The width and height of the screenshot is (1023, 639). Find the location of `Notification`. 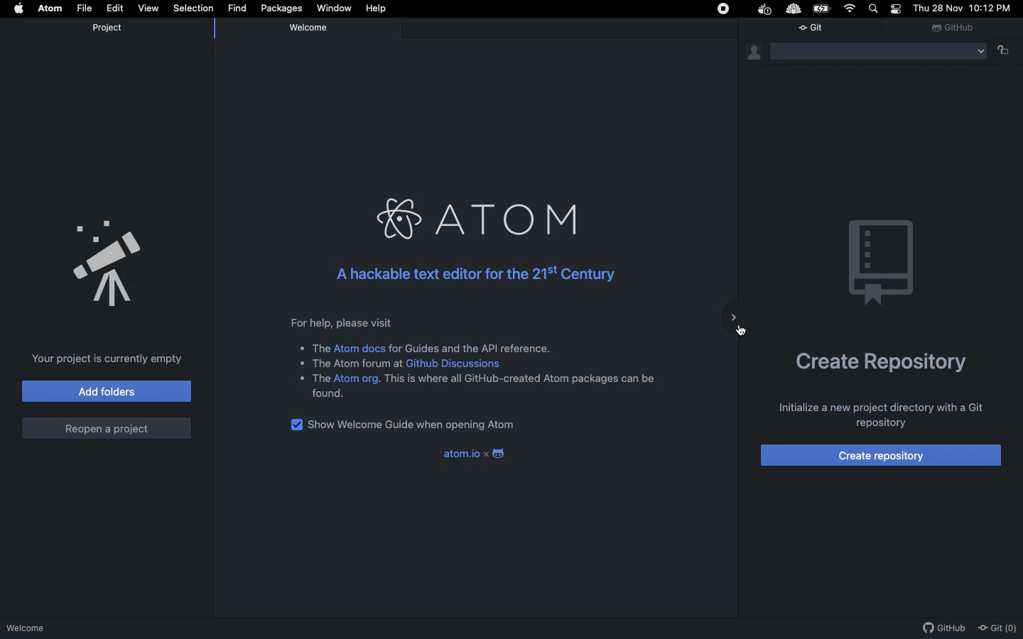

Notification is located at coordinates (897, 9).